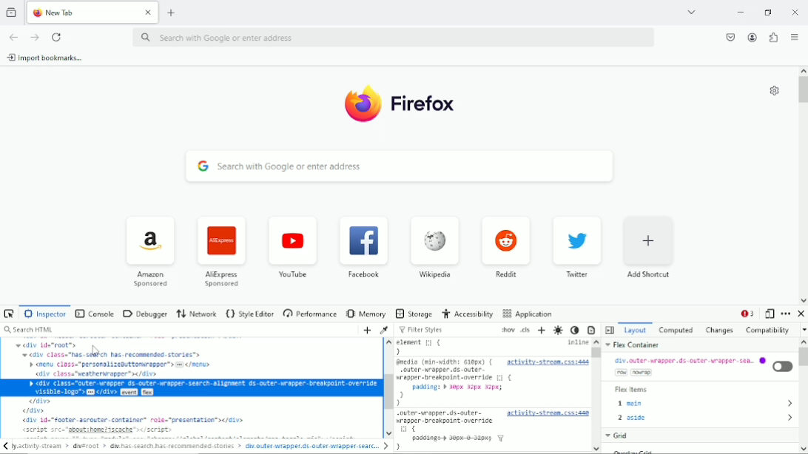  What do you see at coordinates (389, 343) in the screenshot?
I see `scroll up` at bounding box center [389, 343].